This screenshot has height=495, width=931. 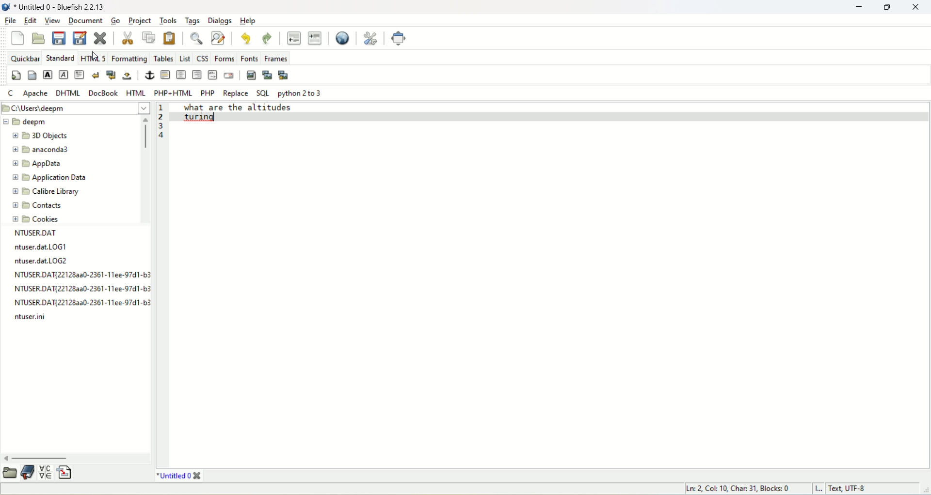 I want to click on HTML, so click(x=136, y=93).